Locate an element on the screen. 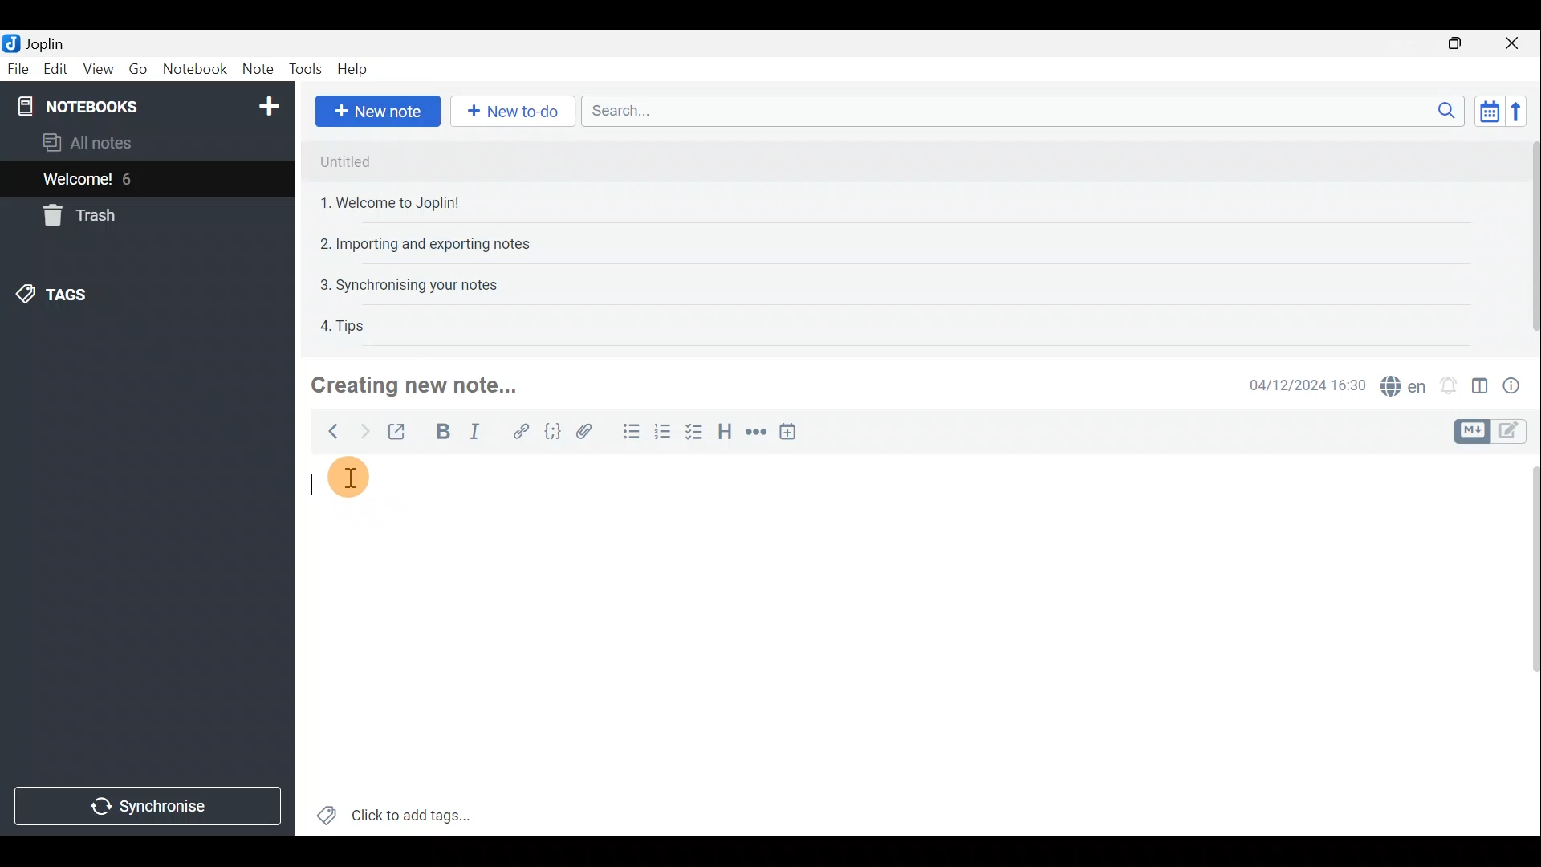  Click to add tags is located at coordinates (402, 816).